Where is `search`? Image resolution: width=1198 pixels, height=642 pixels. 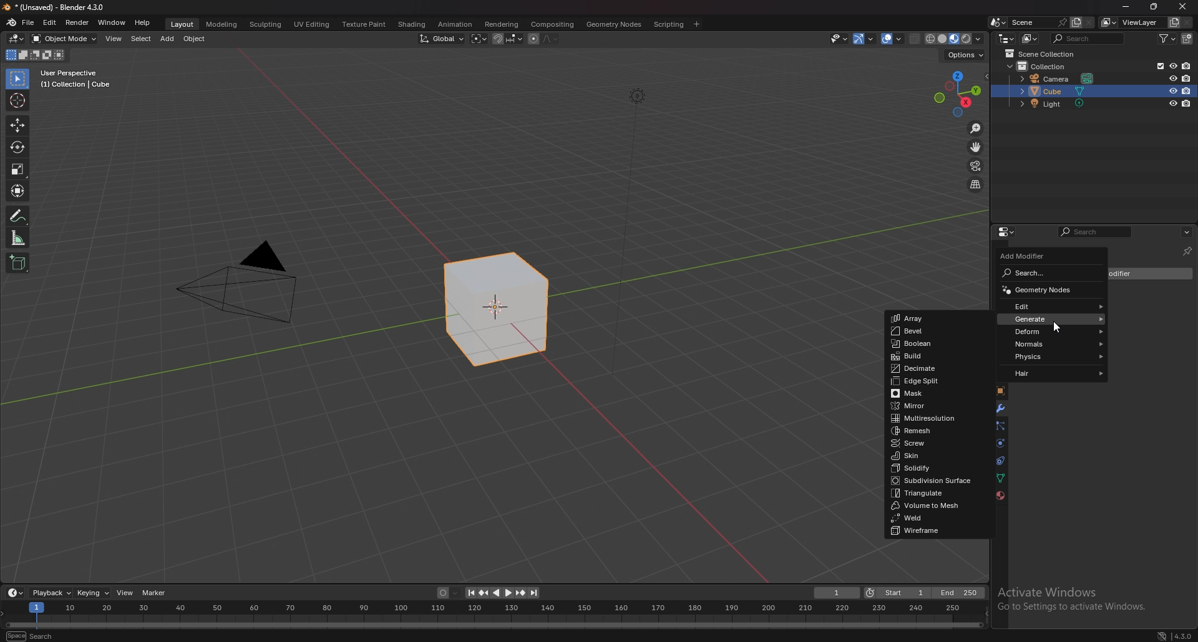 search is located at coordinates (1049, 271).